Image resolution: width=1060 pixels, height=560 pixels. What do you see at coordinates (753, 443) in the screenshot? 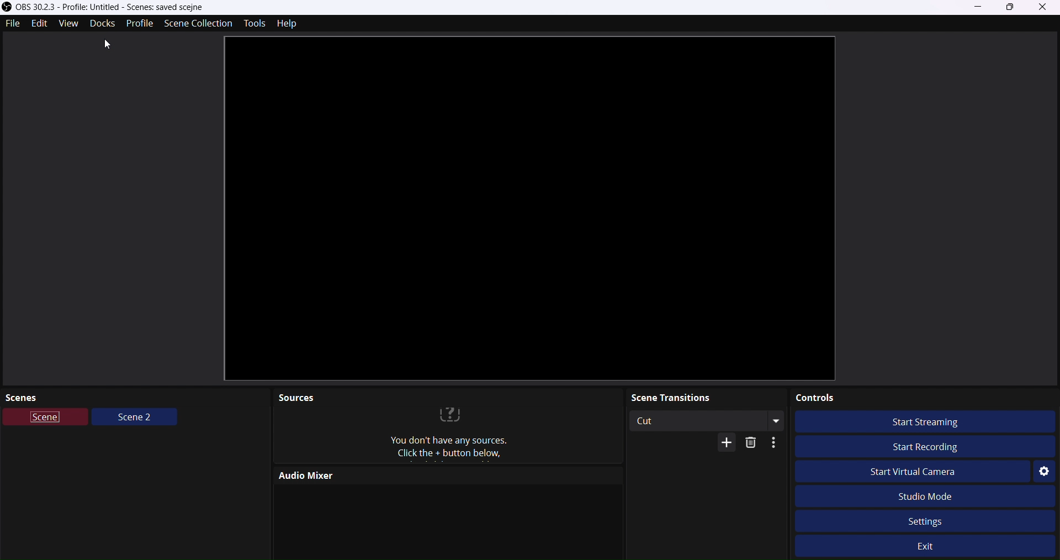
I see `Delete` at bounding box center [753, 443].